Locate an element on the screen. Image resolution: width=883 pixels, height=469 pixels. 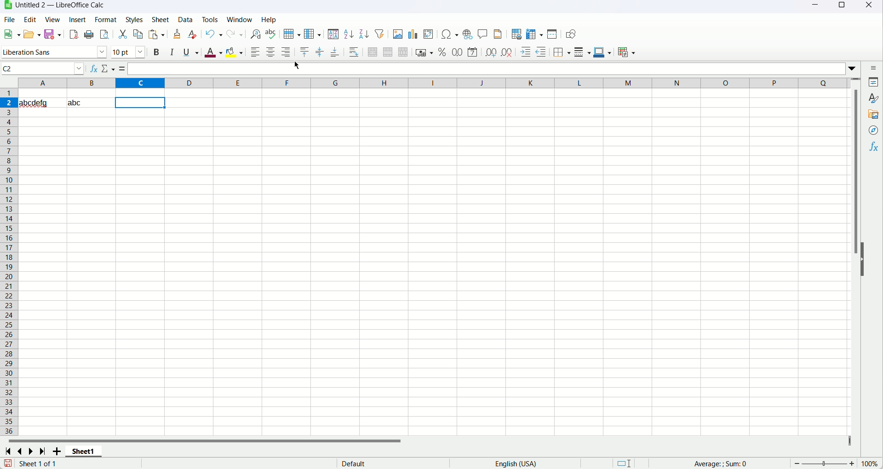
row is located at coordinates (292, 34).